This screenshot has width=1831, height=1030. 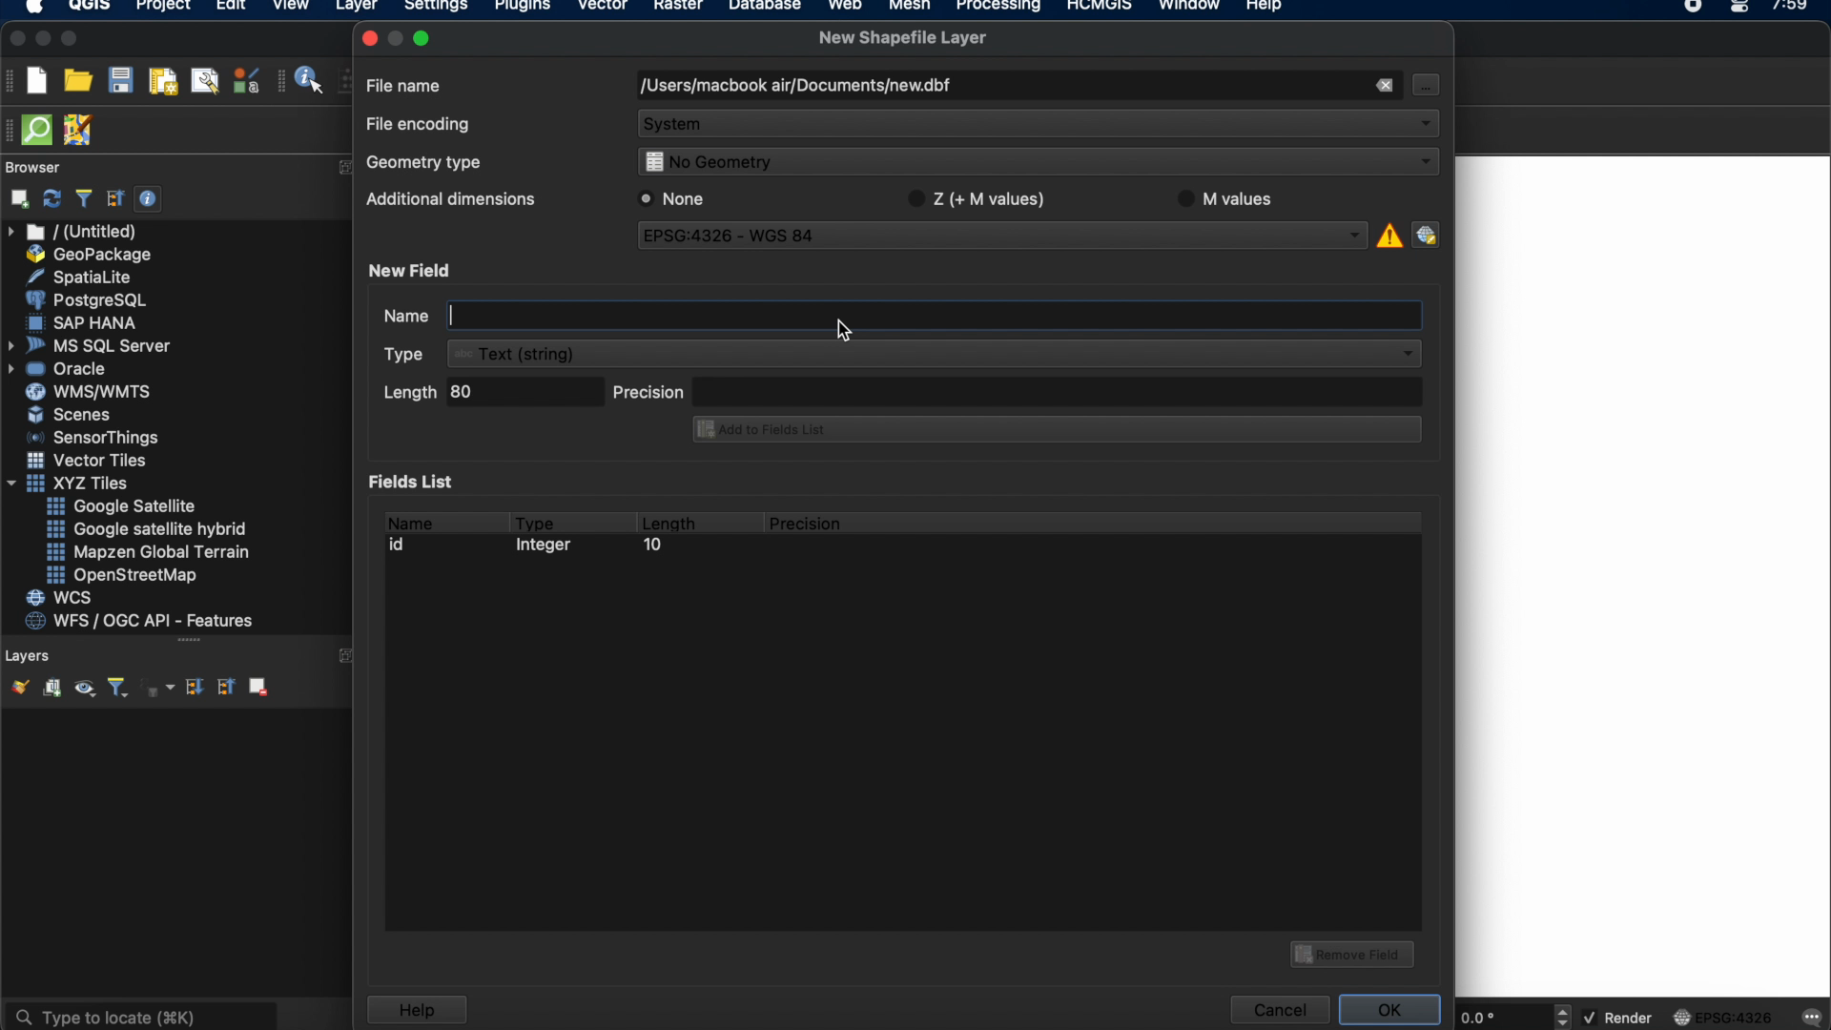 I want to click on QuickOSM, so click(x=41, y=130).